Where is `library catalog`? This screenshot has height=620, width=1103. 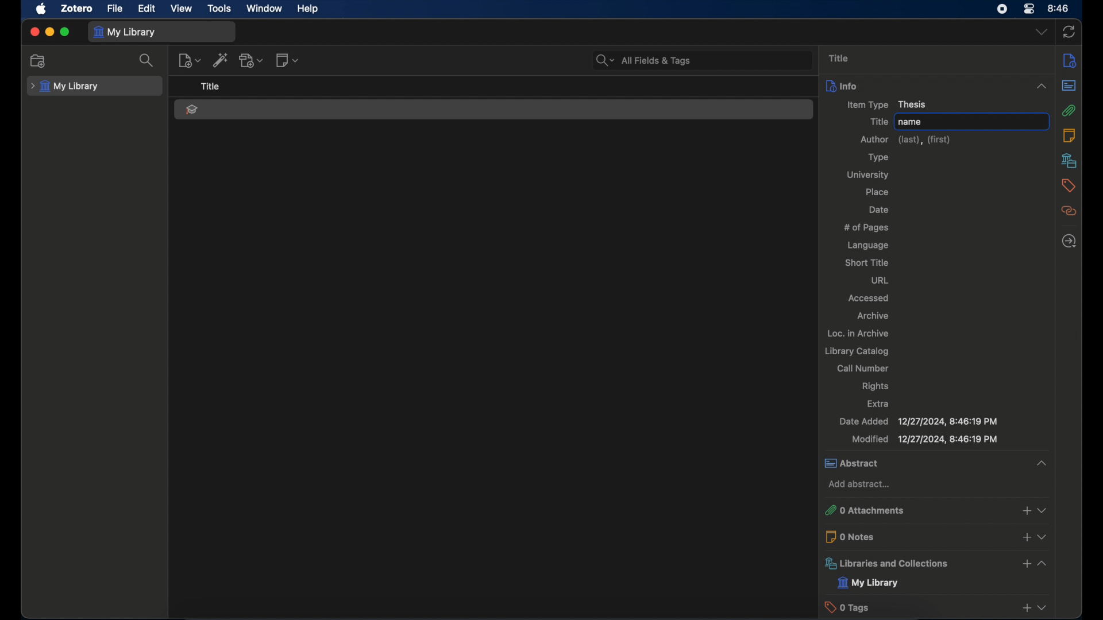 library catalog is located at coordinates (856, 351).